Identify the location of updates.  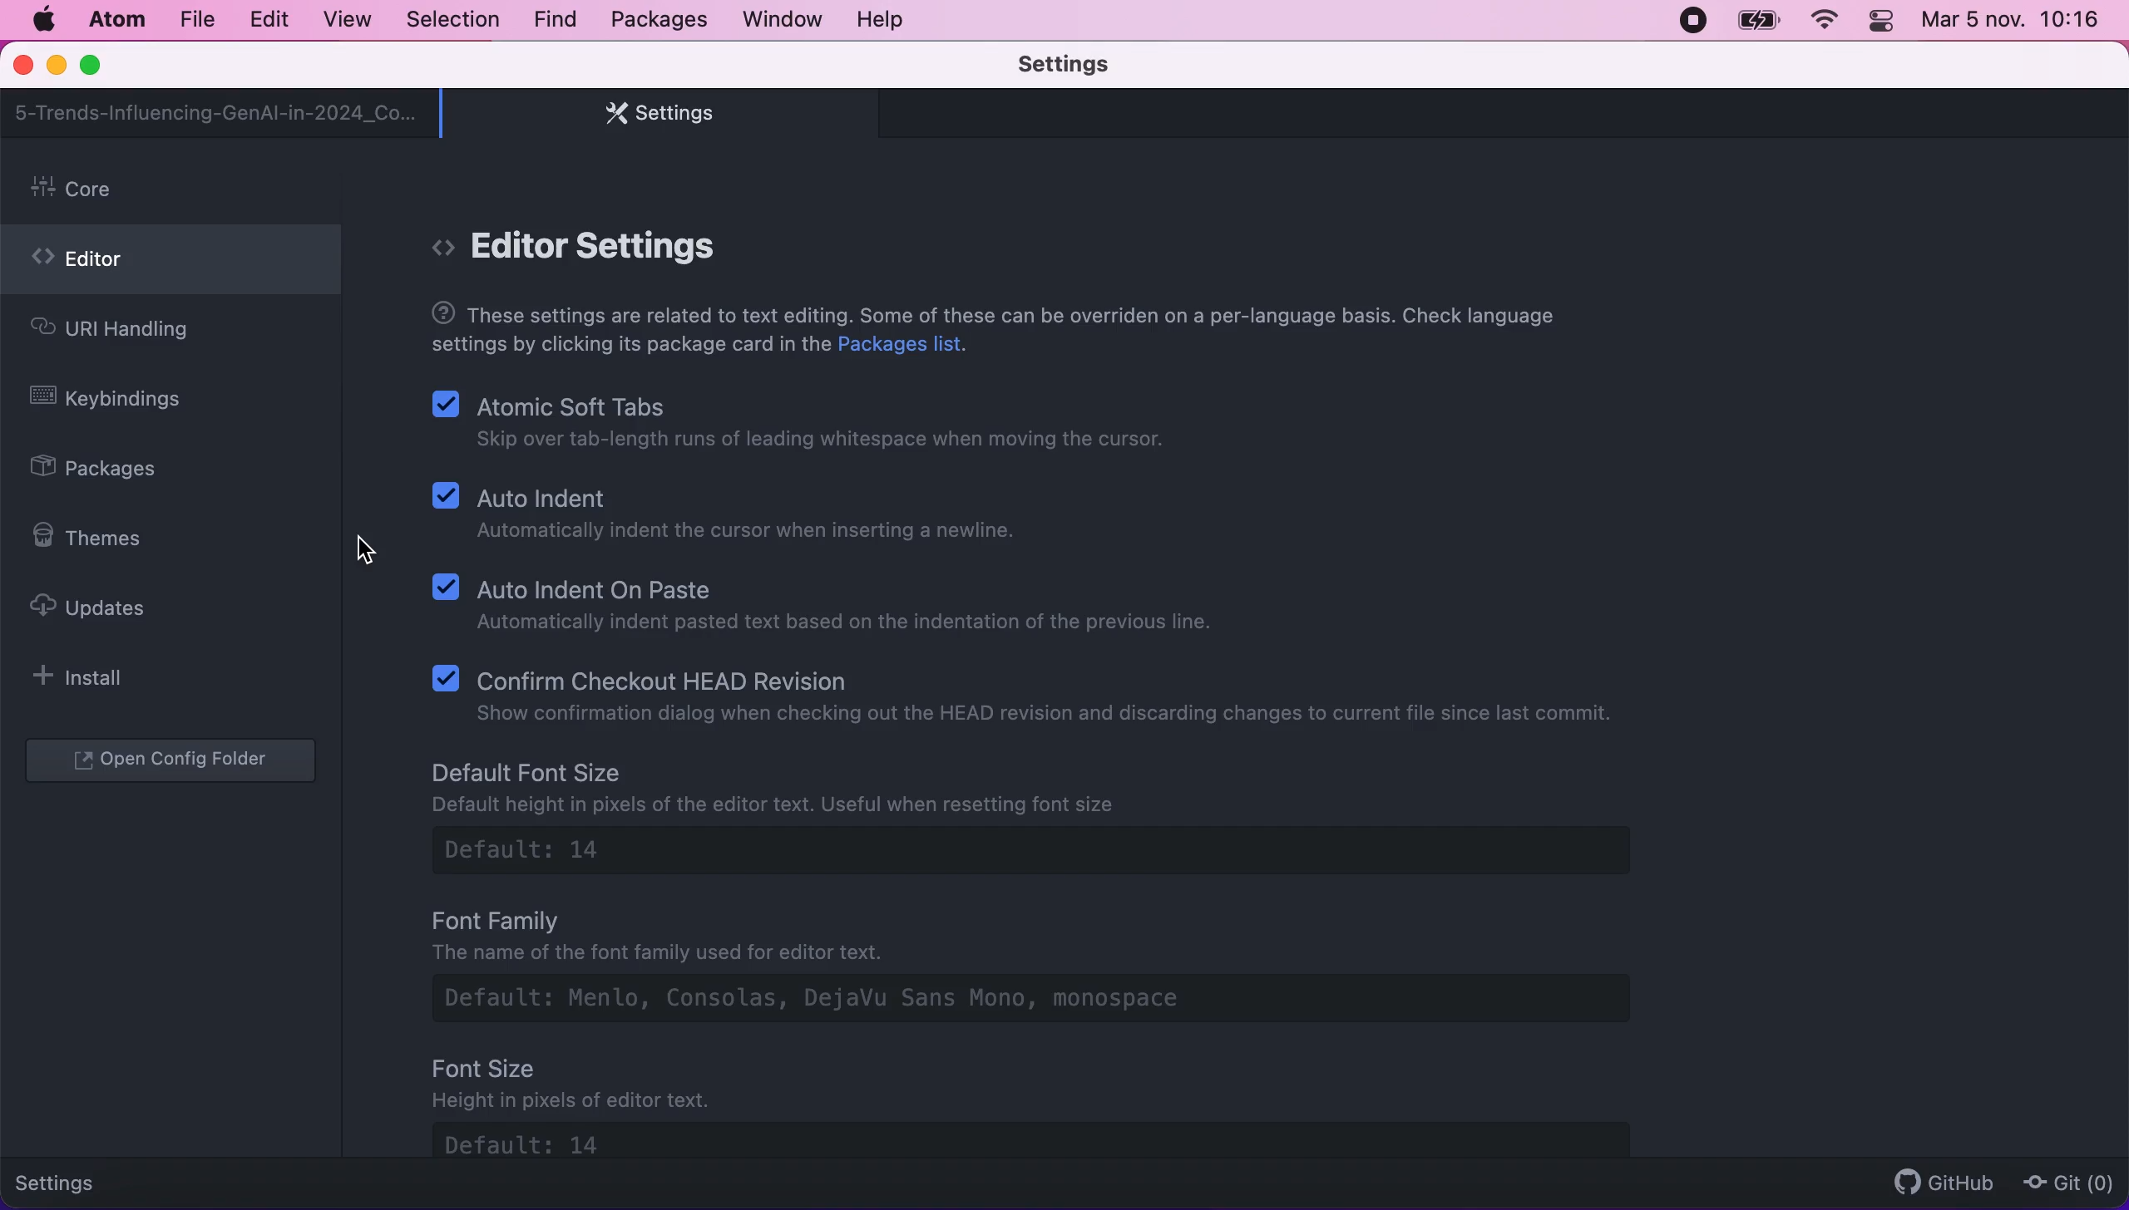
(104, 607).